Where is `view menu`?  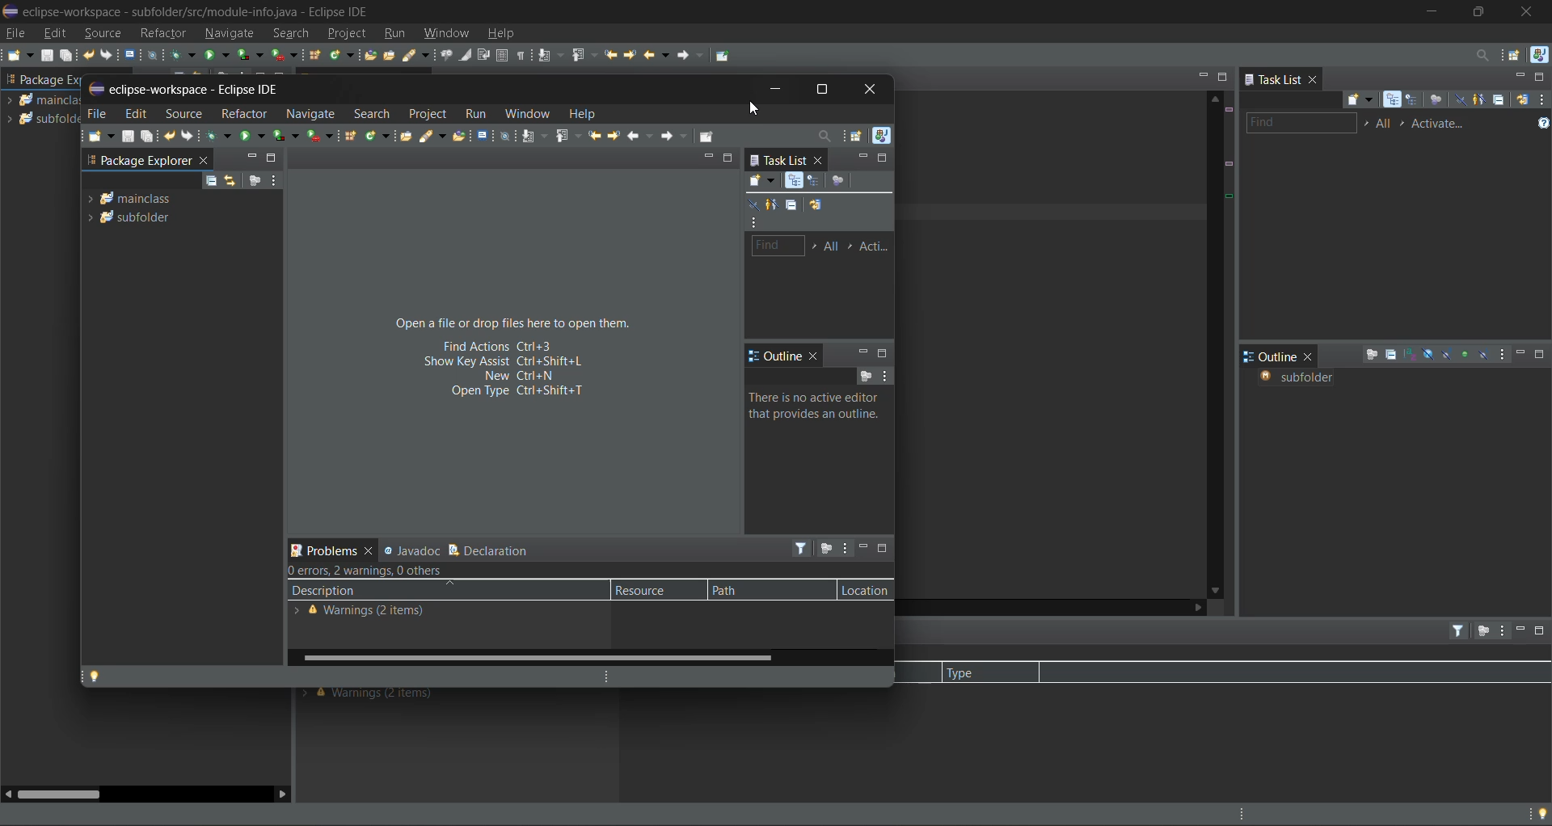
view menu is located at coordinates (1499, 356).